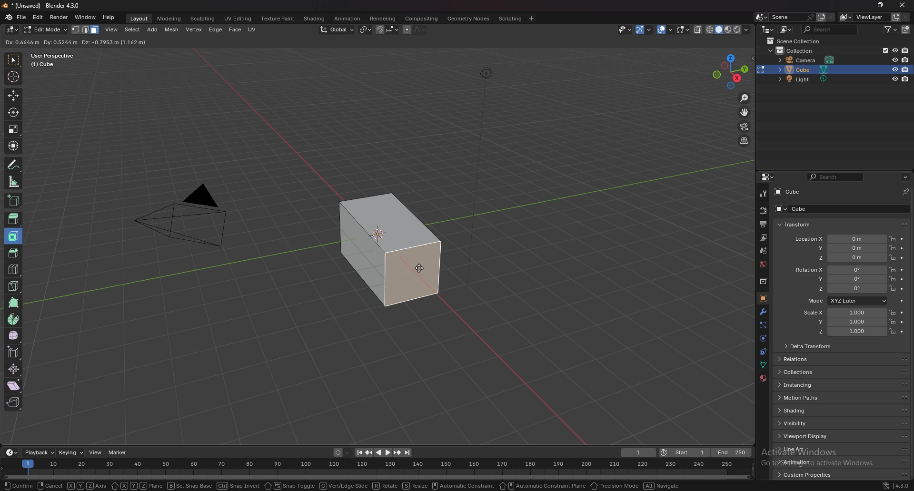  What do you see at coordinates (892, 289) in the screenshot?
I see `lock` at bounding box center [892, 289].